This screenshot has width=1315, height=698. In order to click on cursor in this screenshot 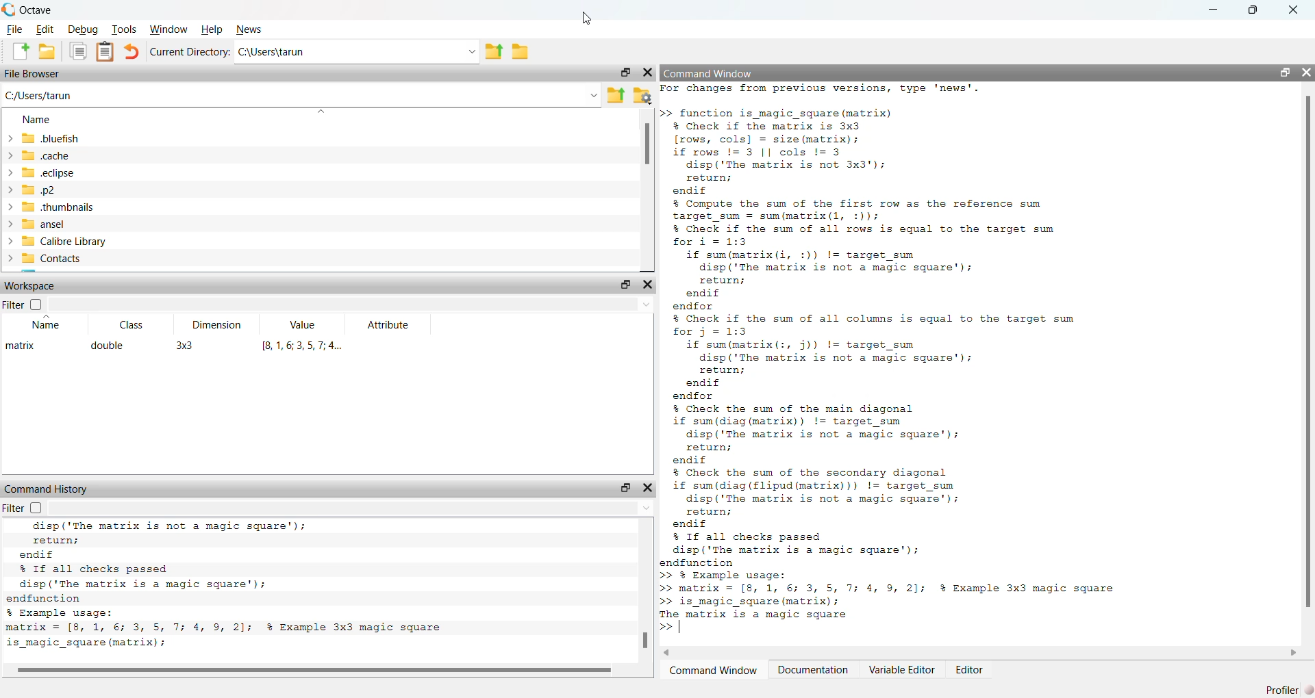, I will do `click(591, 18)`.